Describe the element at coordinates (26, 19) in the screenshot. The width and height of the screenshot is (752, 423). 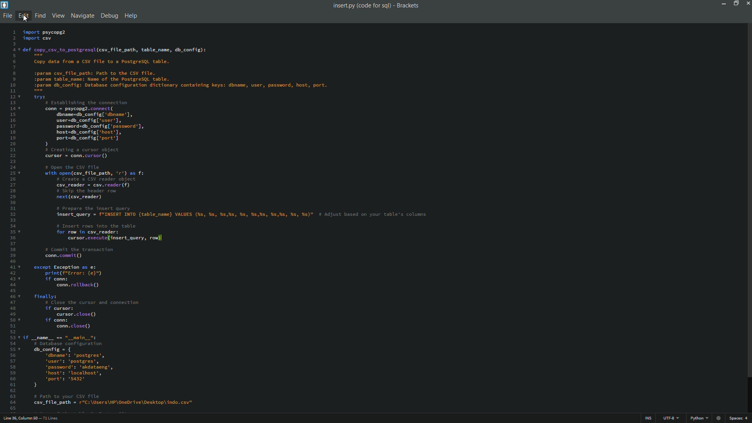
I see `cursor` at that location.